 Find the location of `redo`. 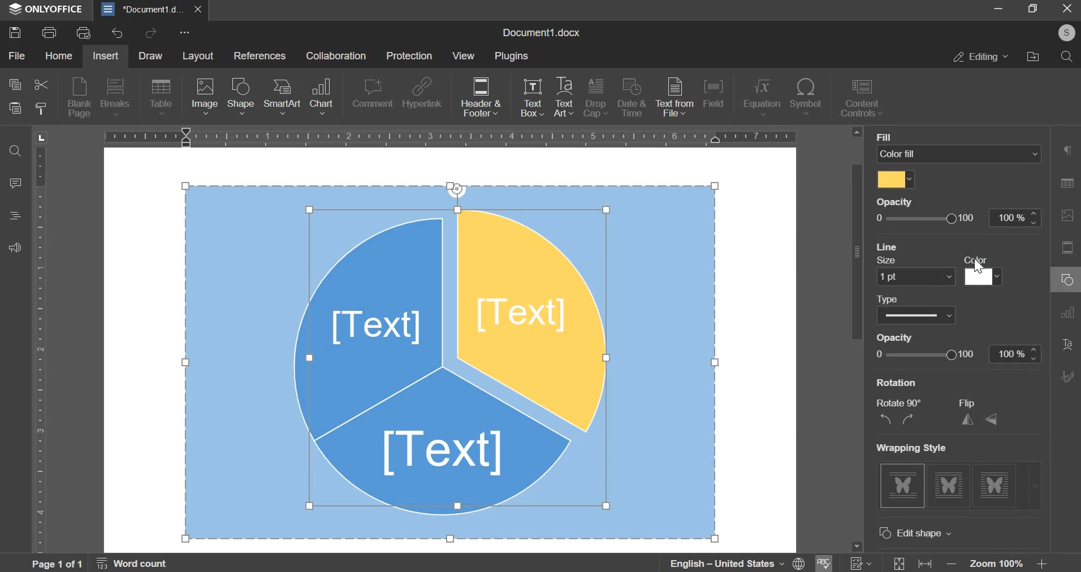

redo is located at coordinates (153, 33).